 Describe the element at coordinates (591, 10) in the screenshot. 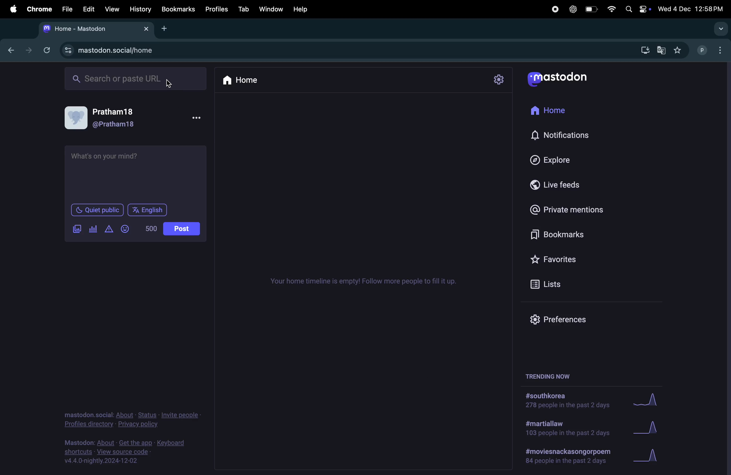

I see `battery` at that location.